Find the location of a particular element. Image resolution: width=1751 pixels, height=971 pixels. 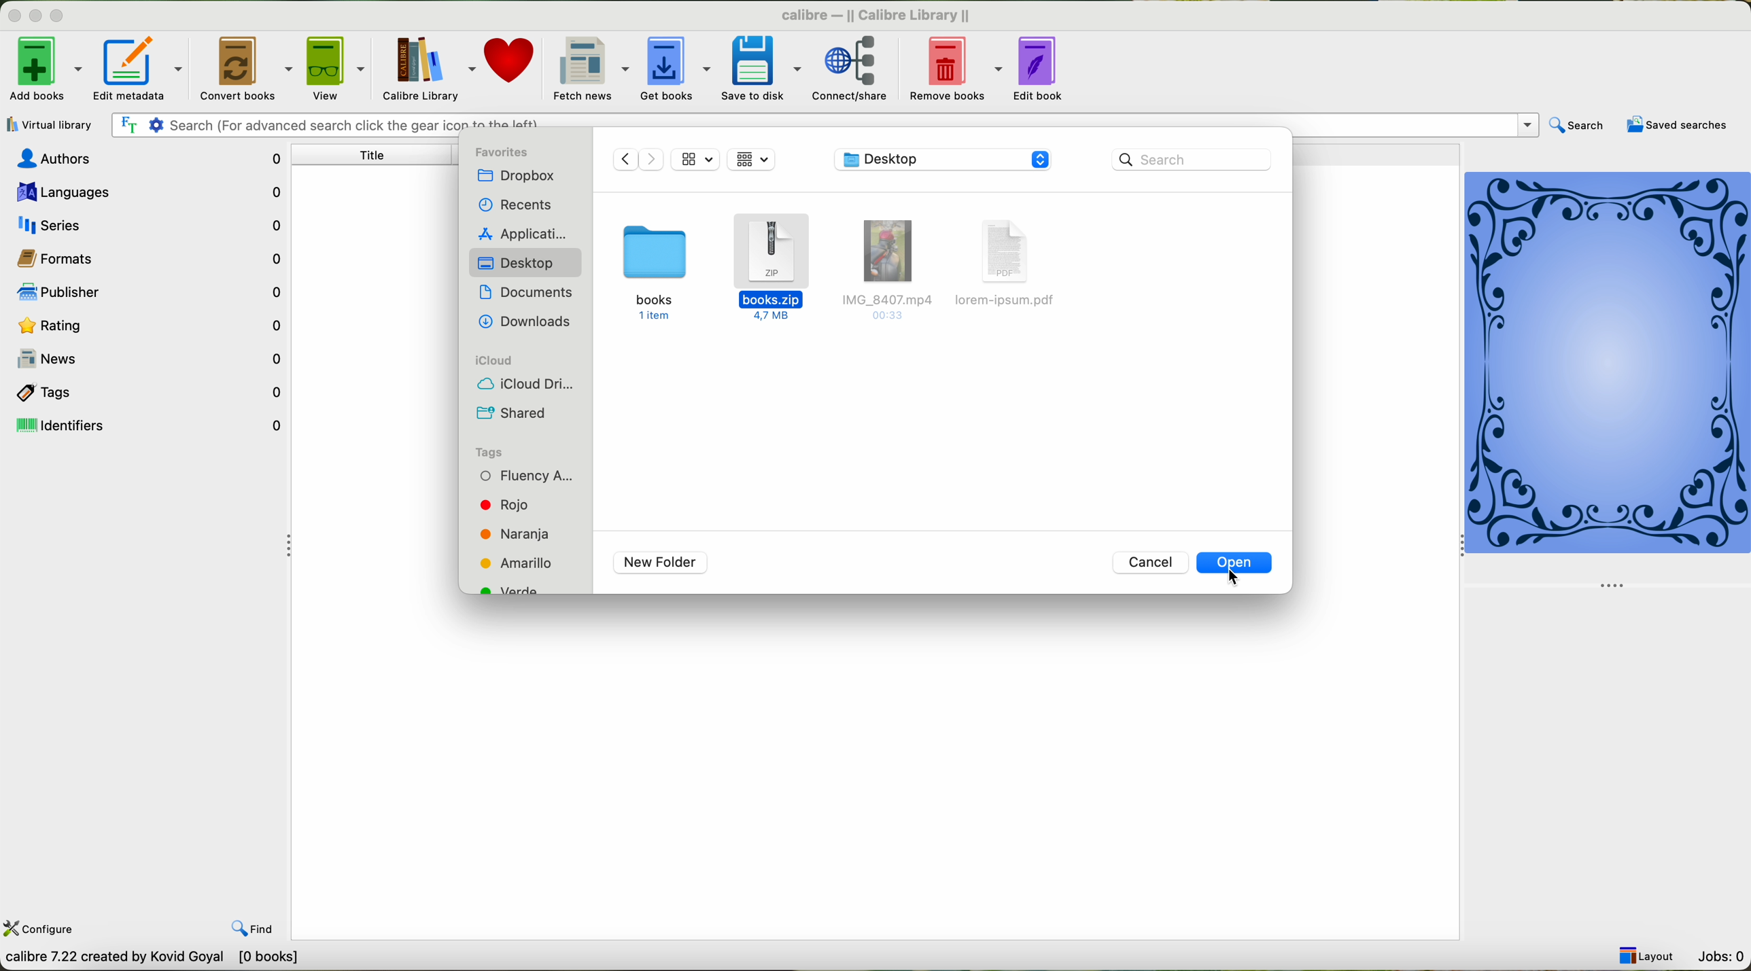

downloads is located at coordinates (525, 321).